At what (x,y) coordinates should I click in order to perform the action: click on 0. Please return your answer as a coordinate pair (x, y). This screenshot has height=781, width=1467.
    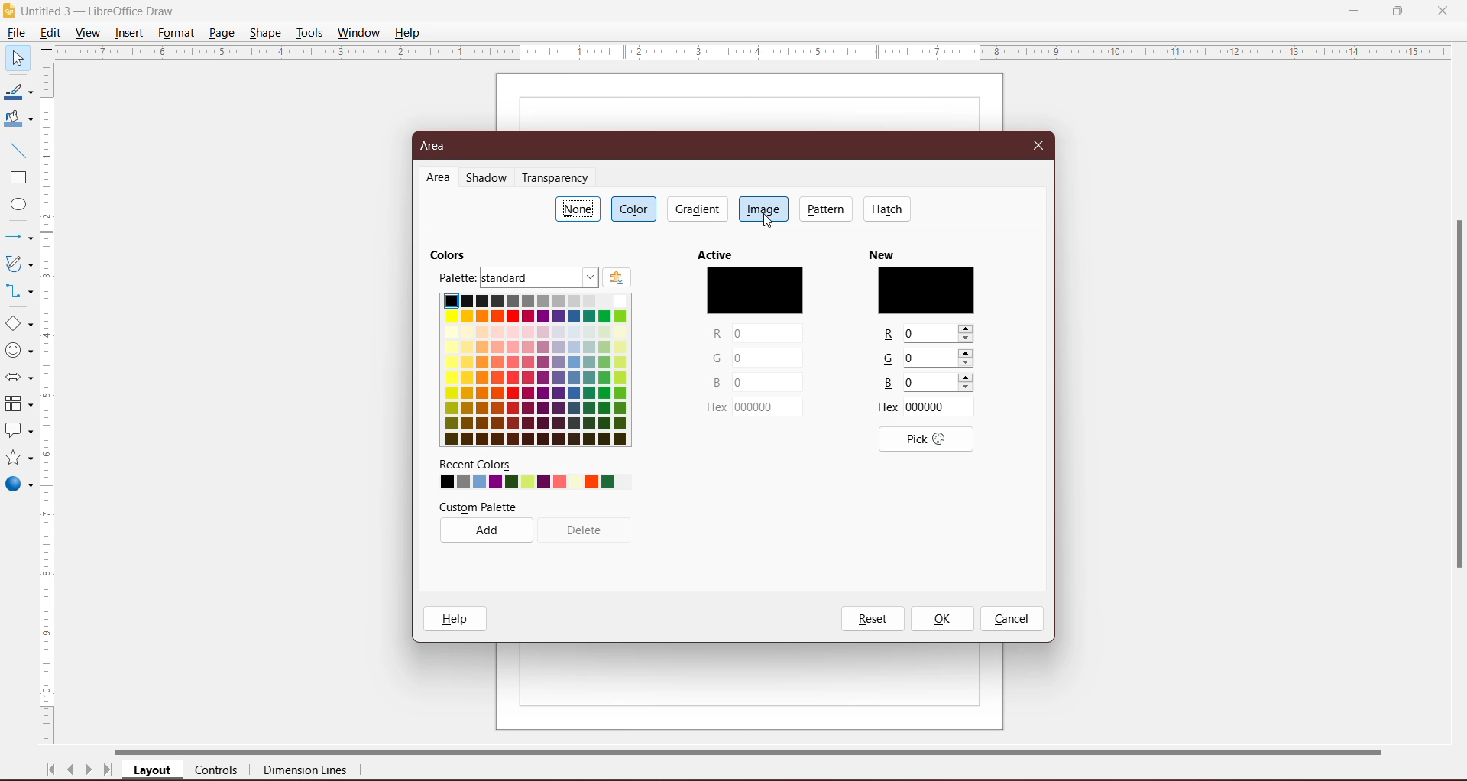
    Looking at the image, I should click on (938, 383).